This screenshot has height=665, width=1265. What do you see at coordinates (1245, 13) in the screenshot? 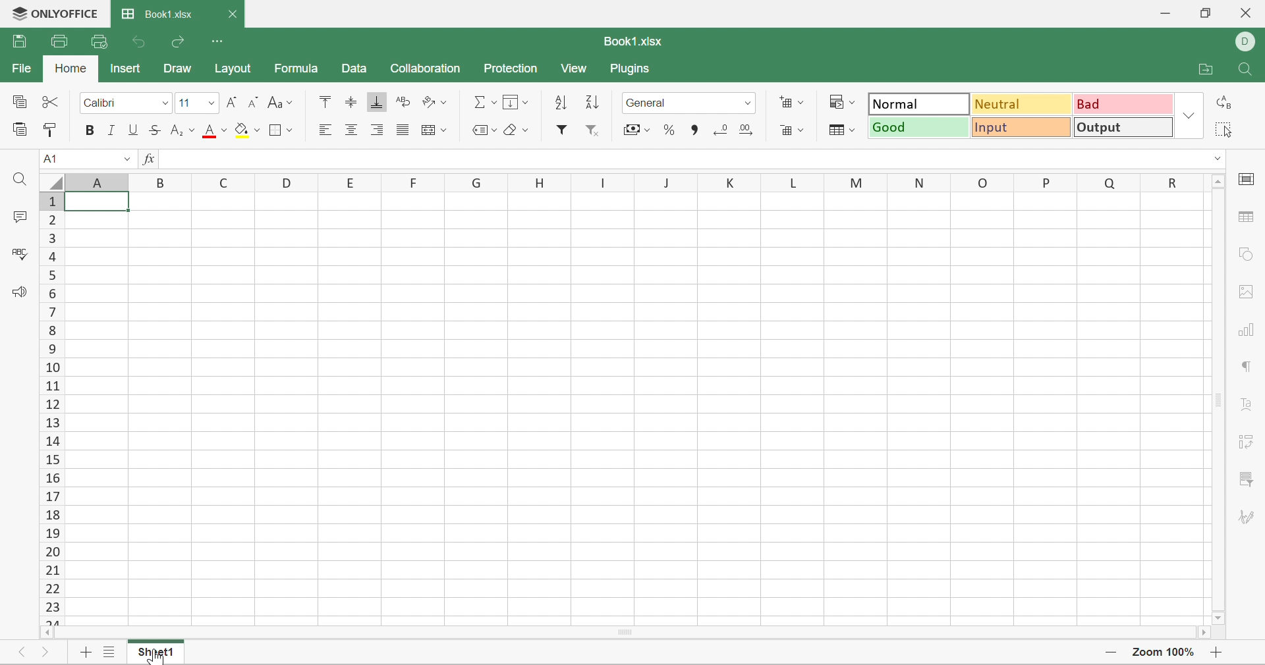
I see `Close` at bounding box center [1245, 13].